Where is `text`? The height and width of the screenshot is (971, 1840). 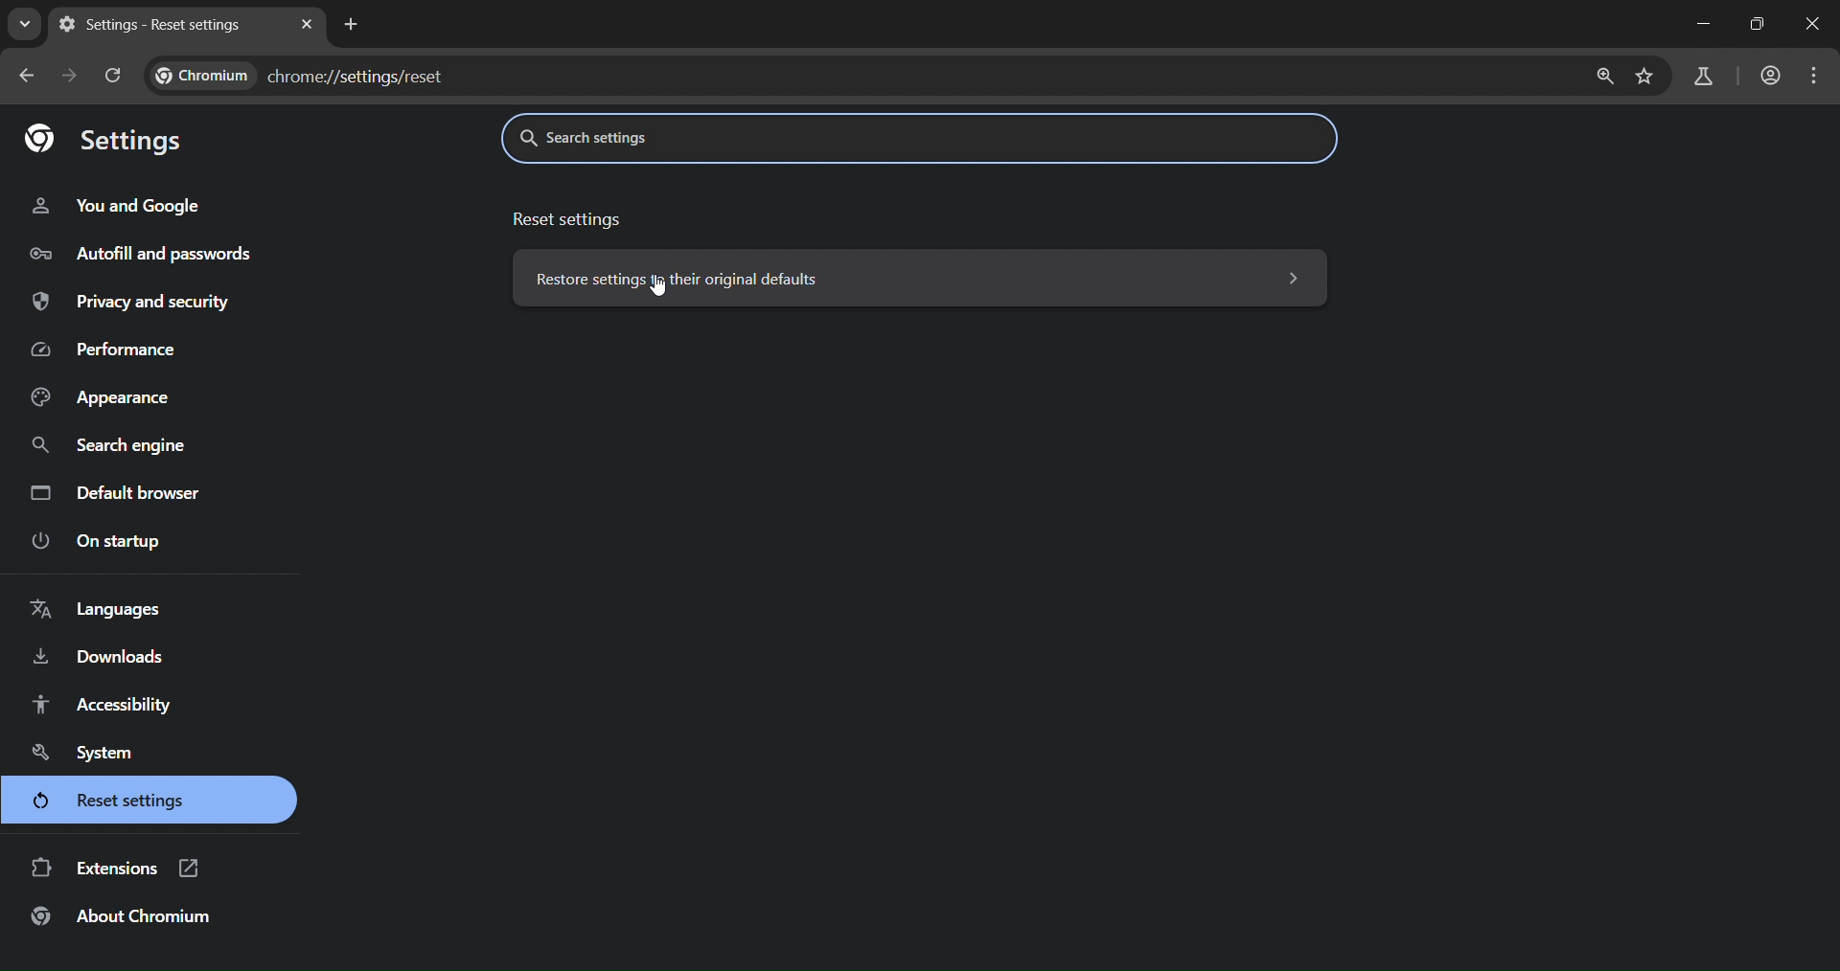
text is located at coordinates (298, 76).